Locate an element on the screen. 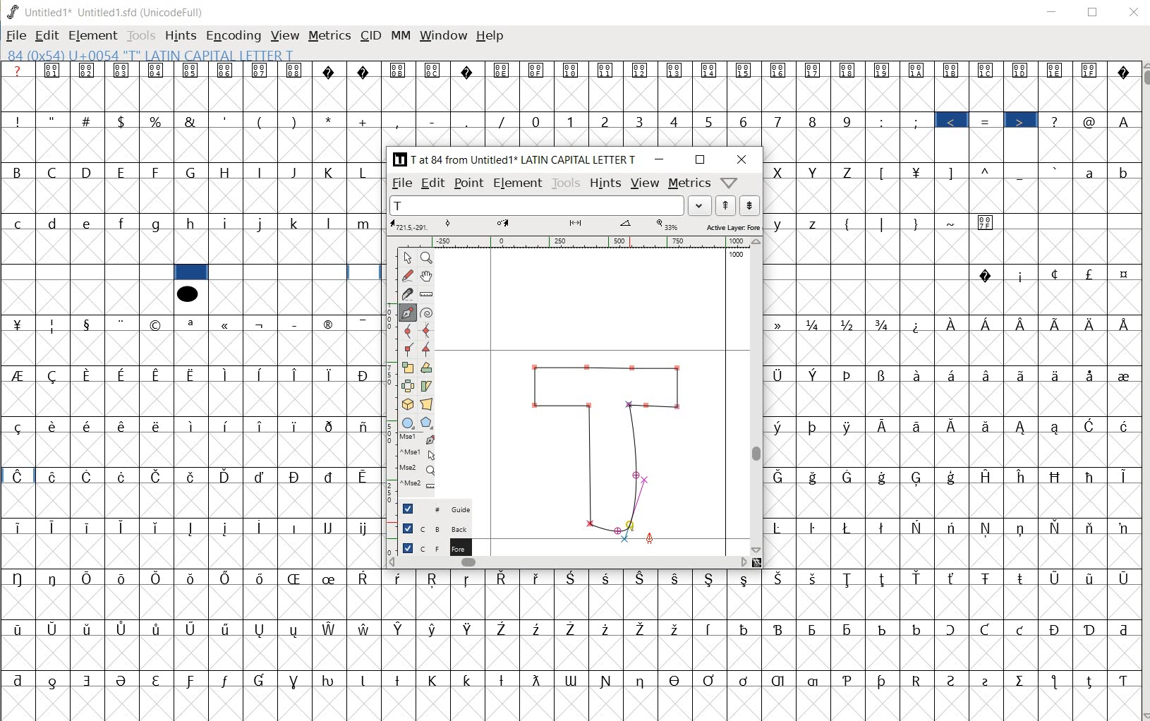 This screenshot has height=721, width=1150. Symbol is located at coordinates (1056, 578).